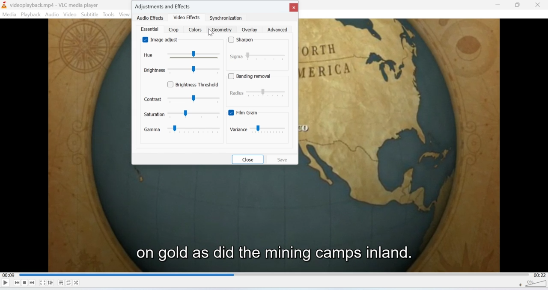 The height and width of the screenshot is (290, 548). Describe the element at coordinates (211, 33) in the screenshot. I see `cursor` at that location.